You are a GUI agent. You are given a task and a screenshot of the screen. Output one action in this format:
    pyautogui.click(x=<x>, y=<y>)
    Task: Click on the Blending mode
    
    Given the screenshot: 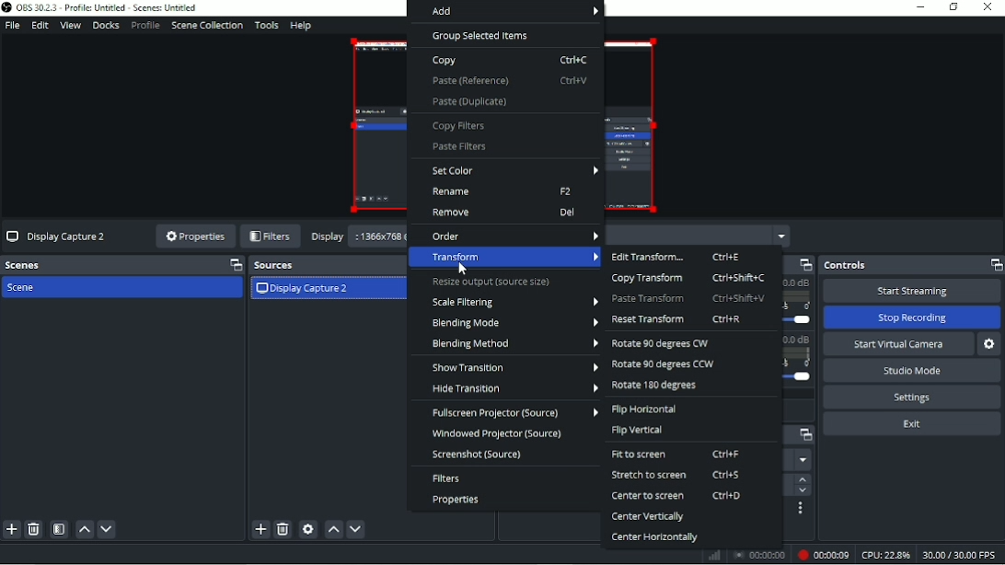 What is the action you would take?
    pyautogui.click(x=514, y=322)
    